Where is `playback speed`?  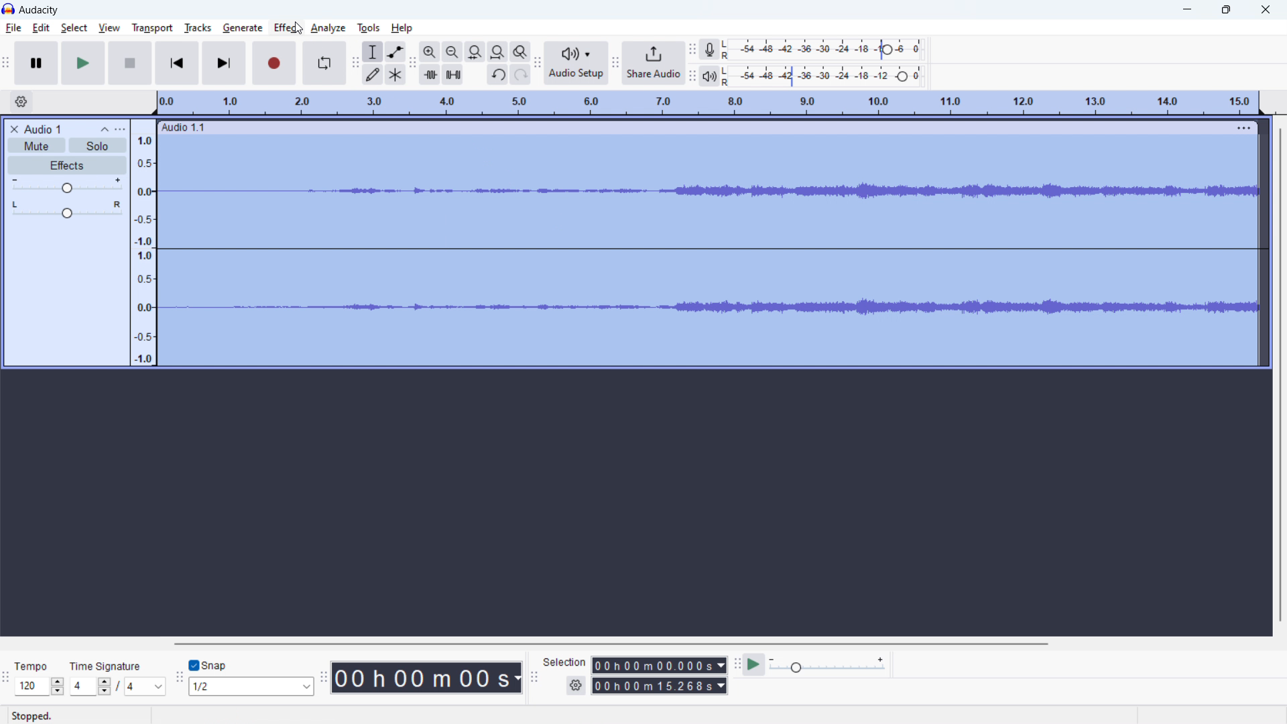 playback speed is located at coordinates (828, 666).